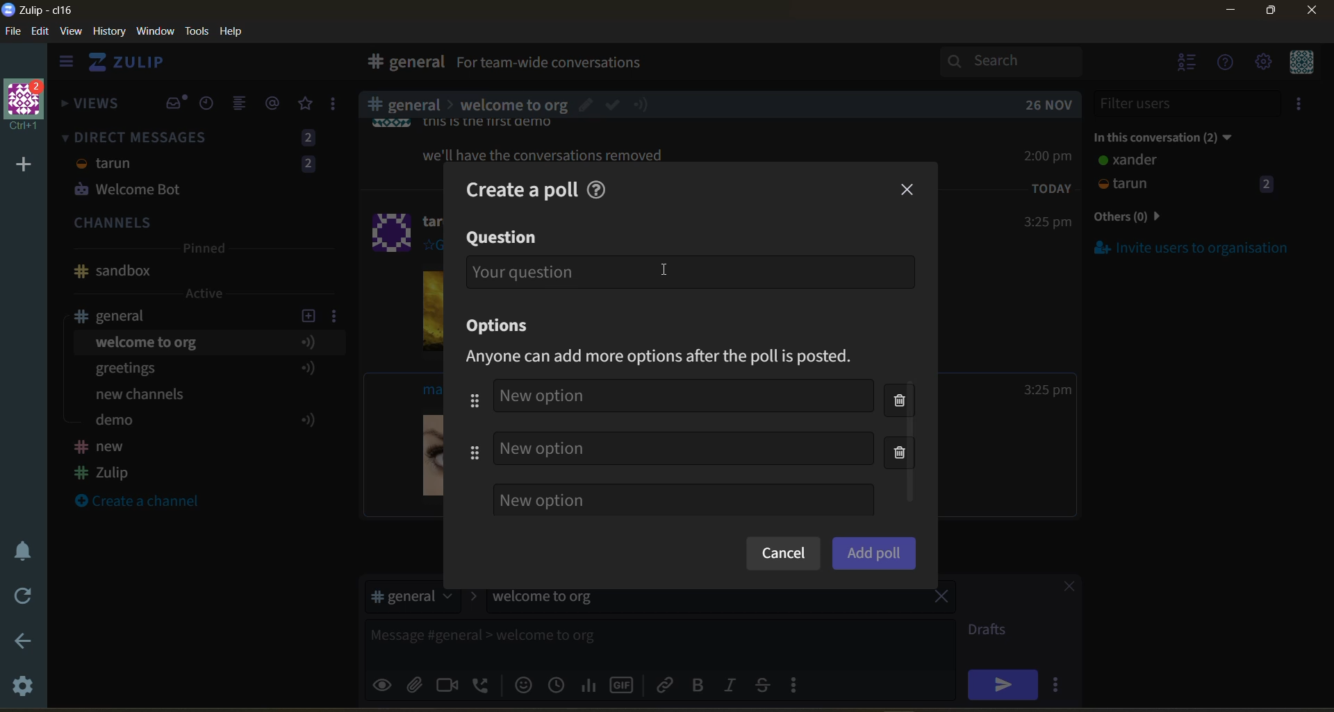 The height and width of the screenshot is (712, 1334). Describe the element at coordinates (201, 384) in the screenshot. I see `topics` at that location.